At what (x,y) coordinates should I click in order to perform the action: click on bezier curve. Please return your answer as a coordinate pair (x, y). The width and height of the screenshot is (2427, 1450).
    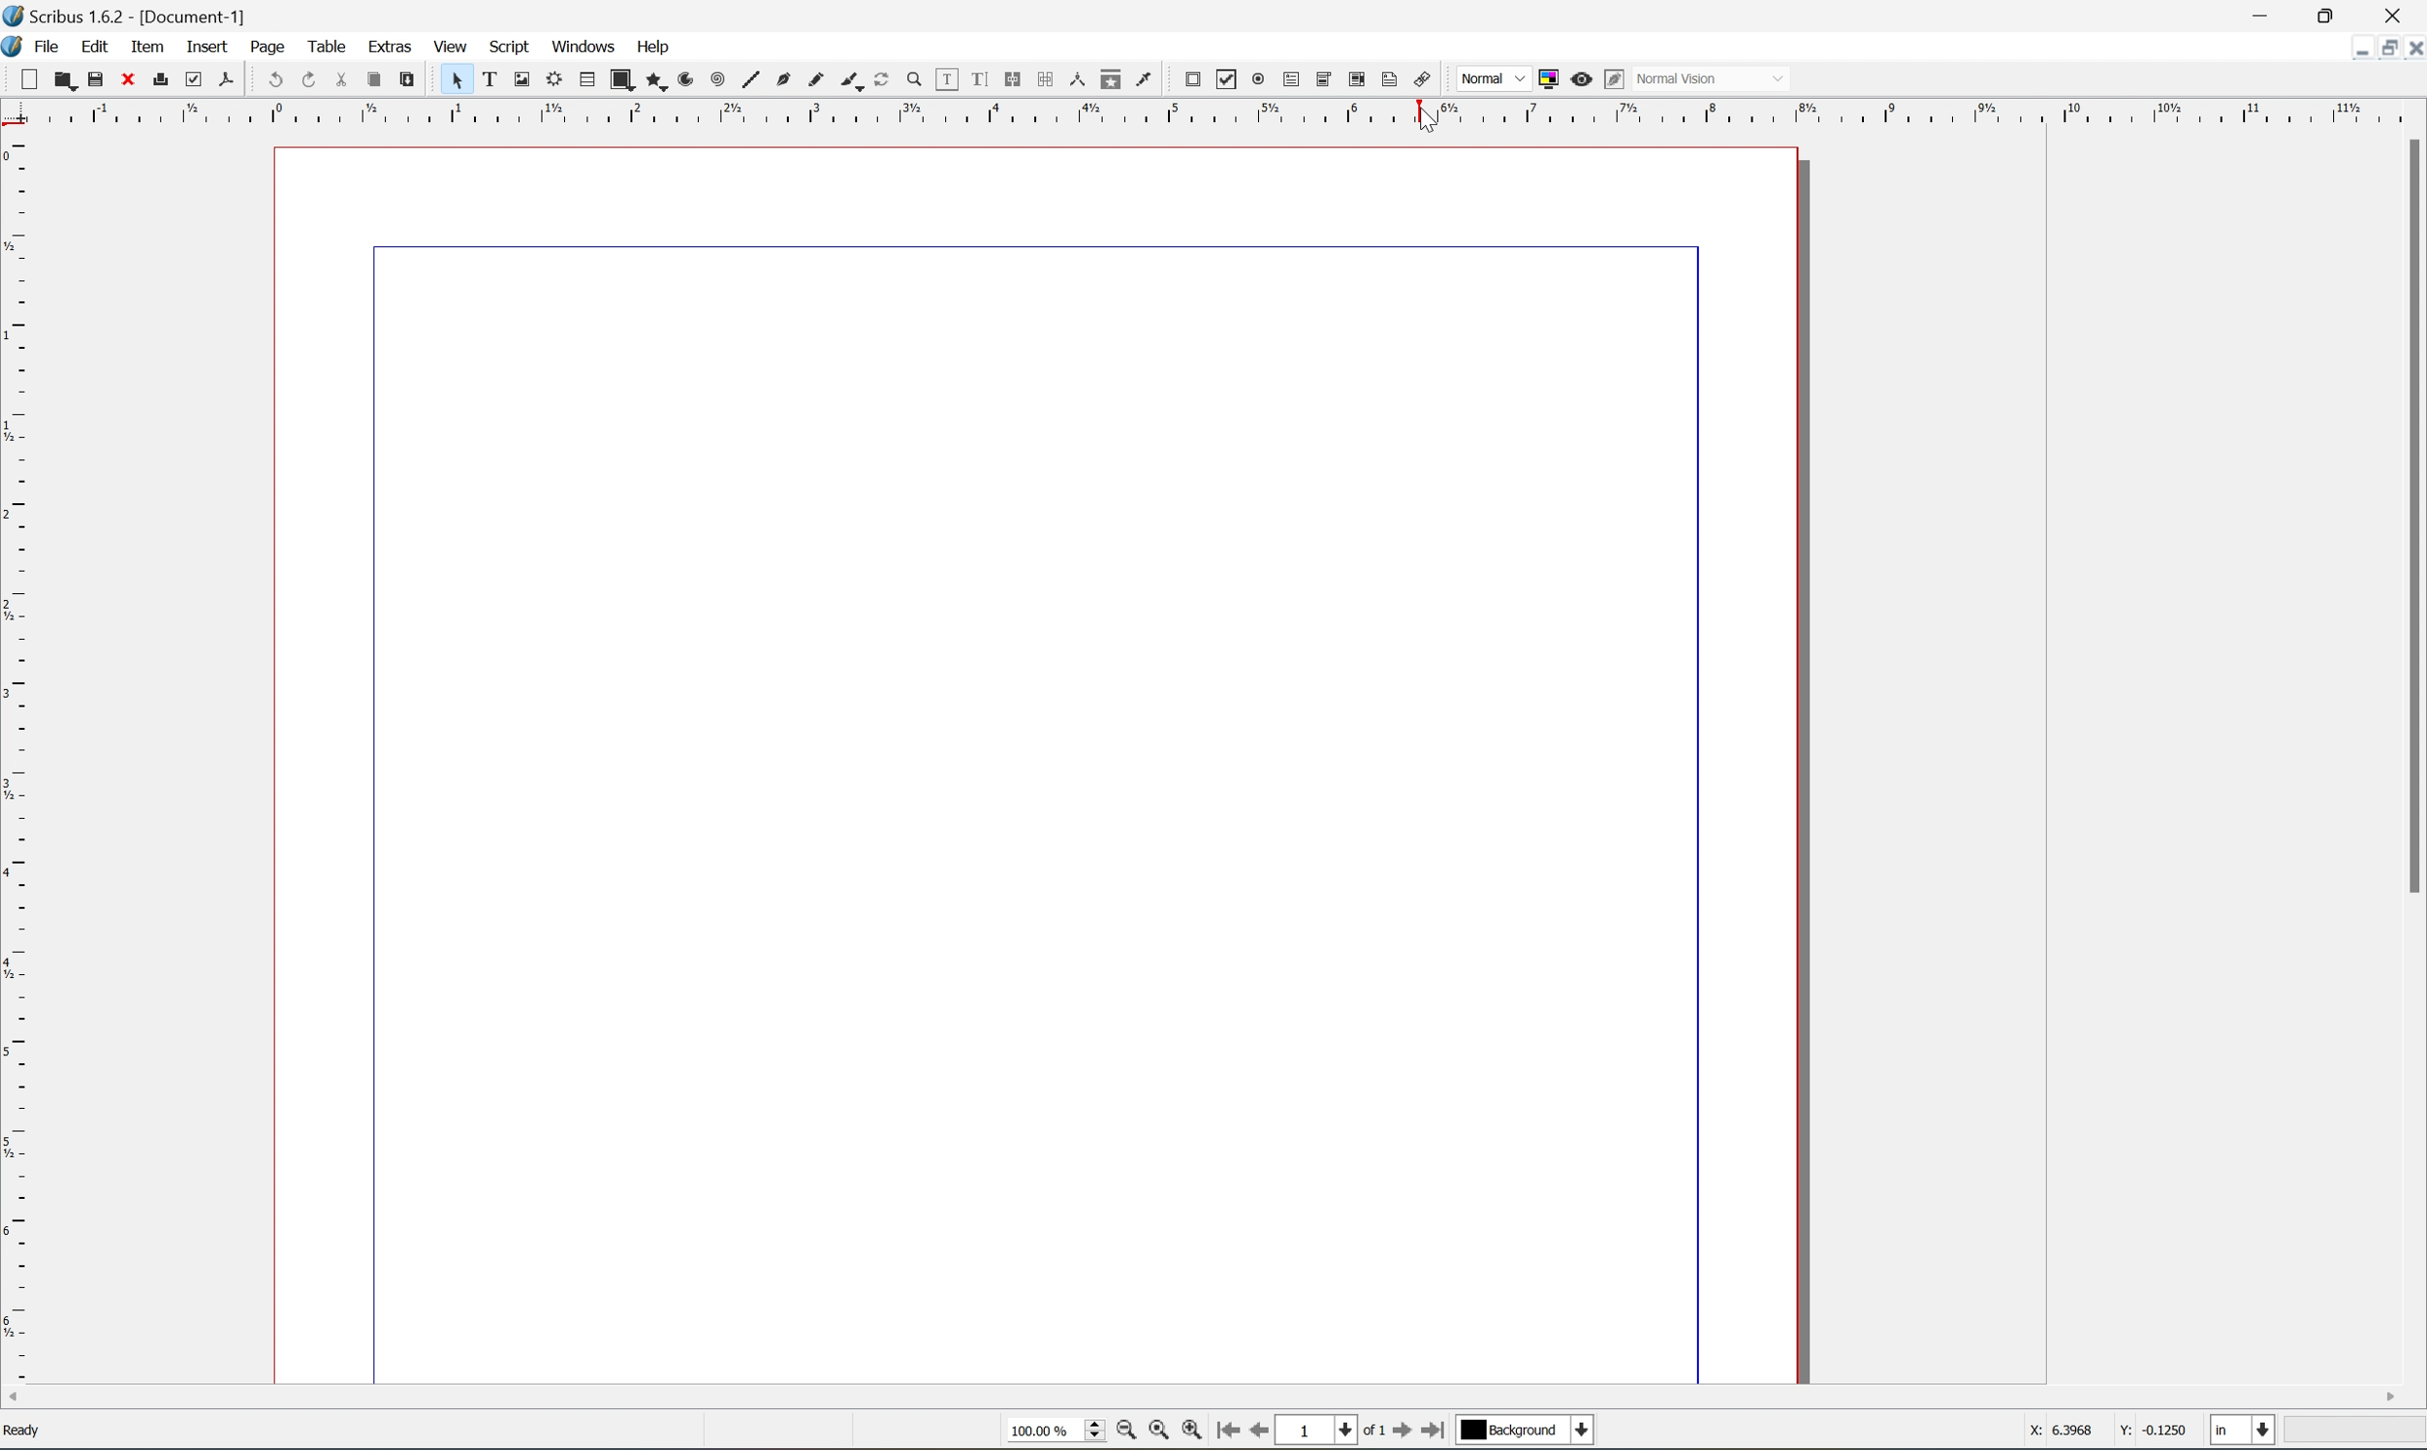
    Looking at the image, I should click on (785, 82).